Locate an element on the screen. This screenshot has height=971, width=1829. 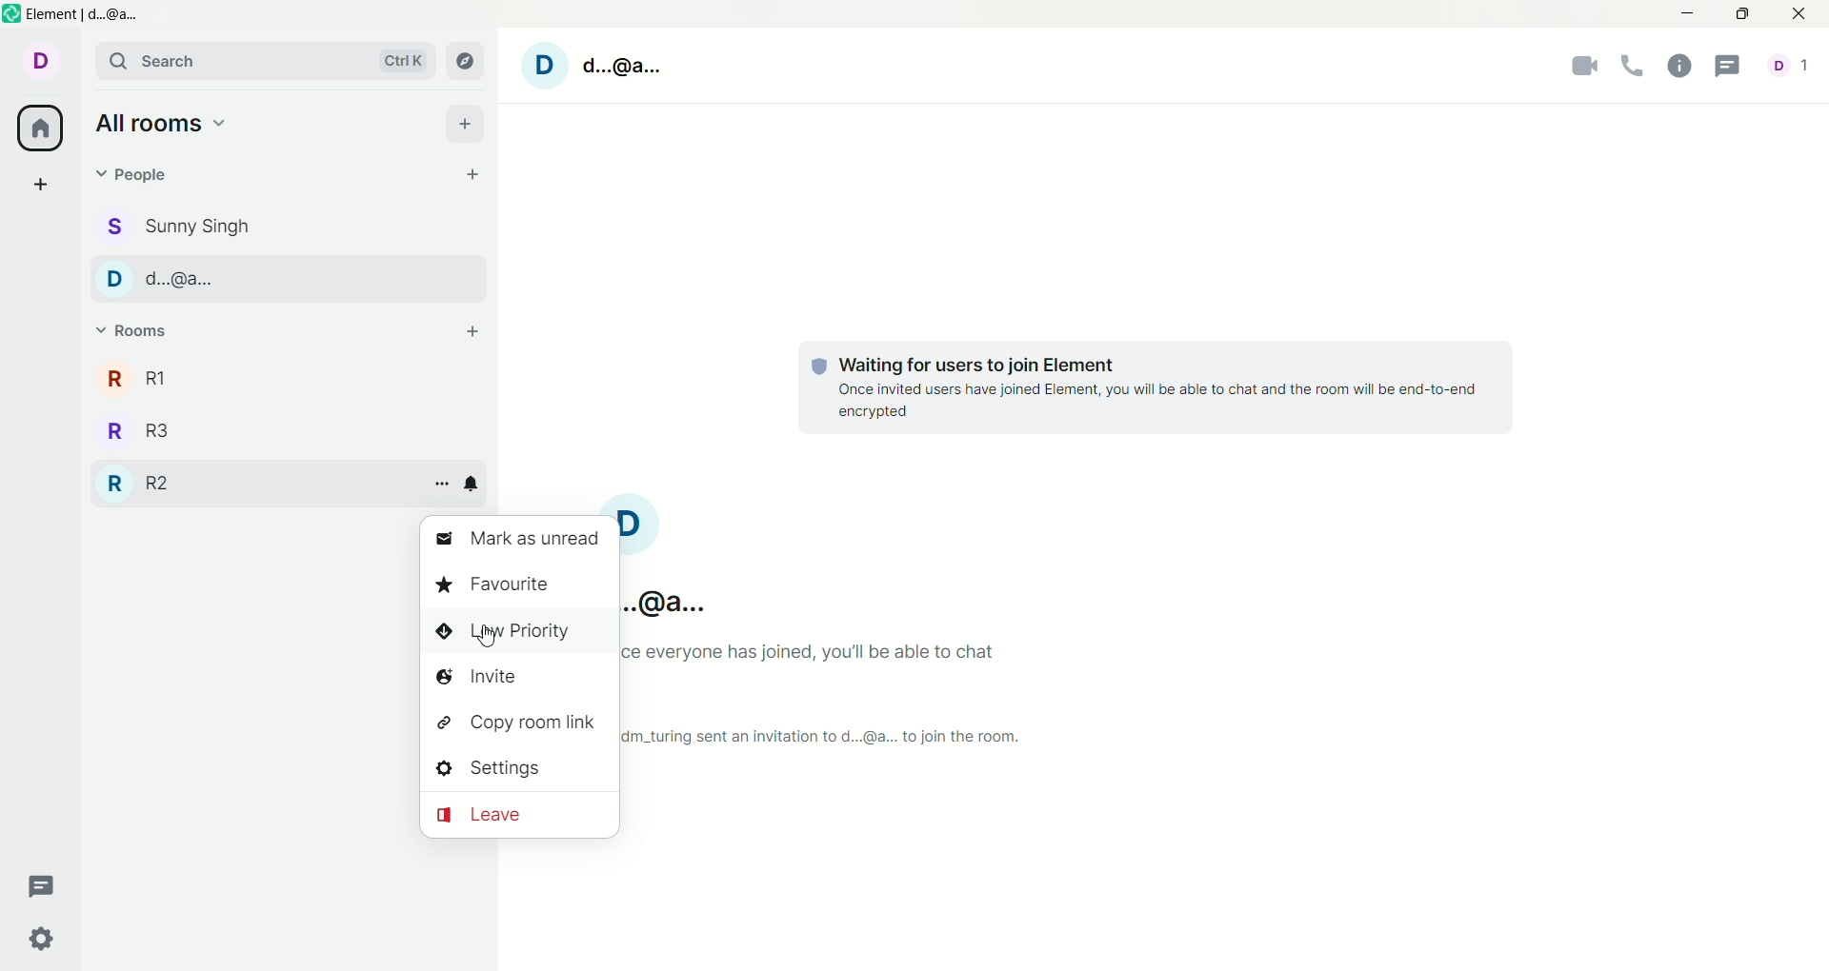
room 2 is located at coordinates (136, 484).